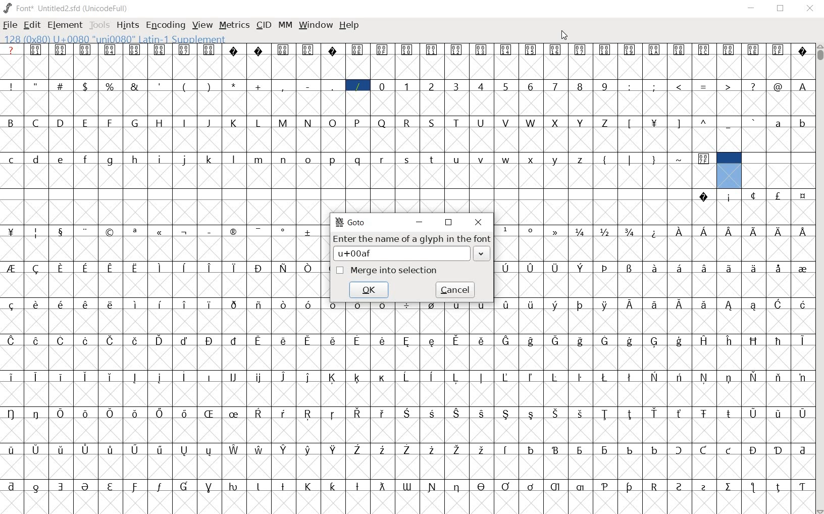  What do you see at coordinates (780, 87) in the screenshot?
I see `@` at bounding box center [780, 87].